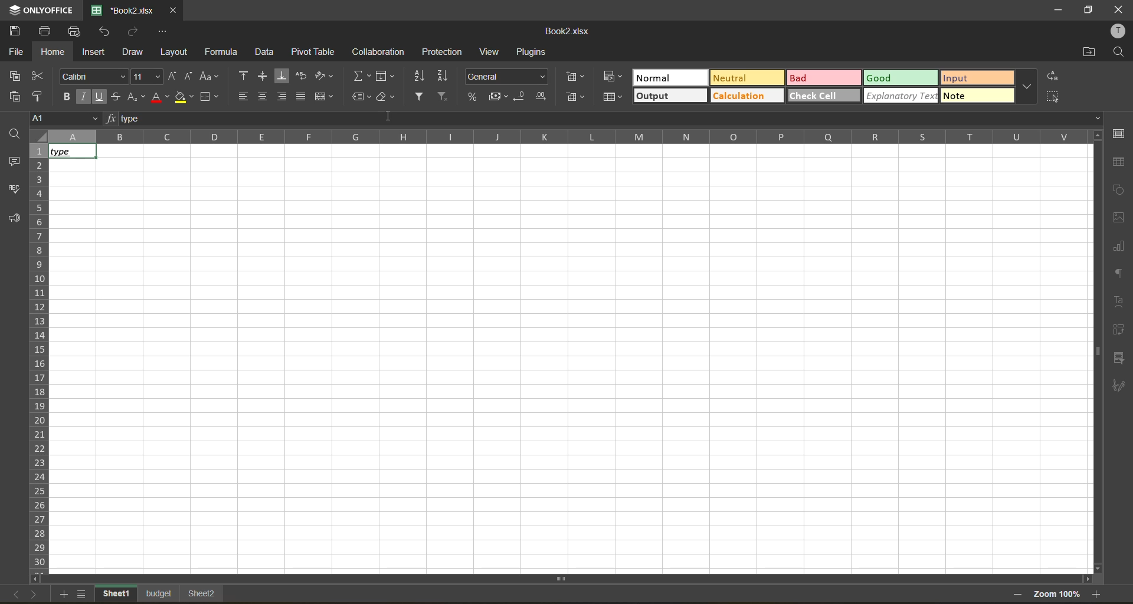 The image size is (1133, 604). Describe the element at coordinates (1055, 76) in the screenshot. I see `replace` at that location.